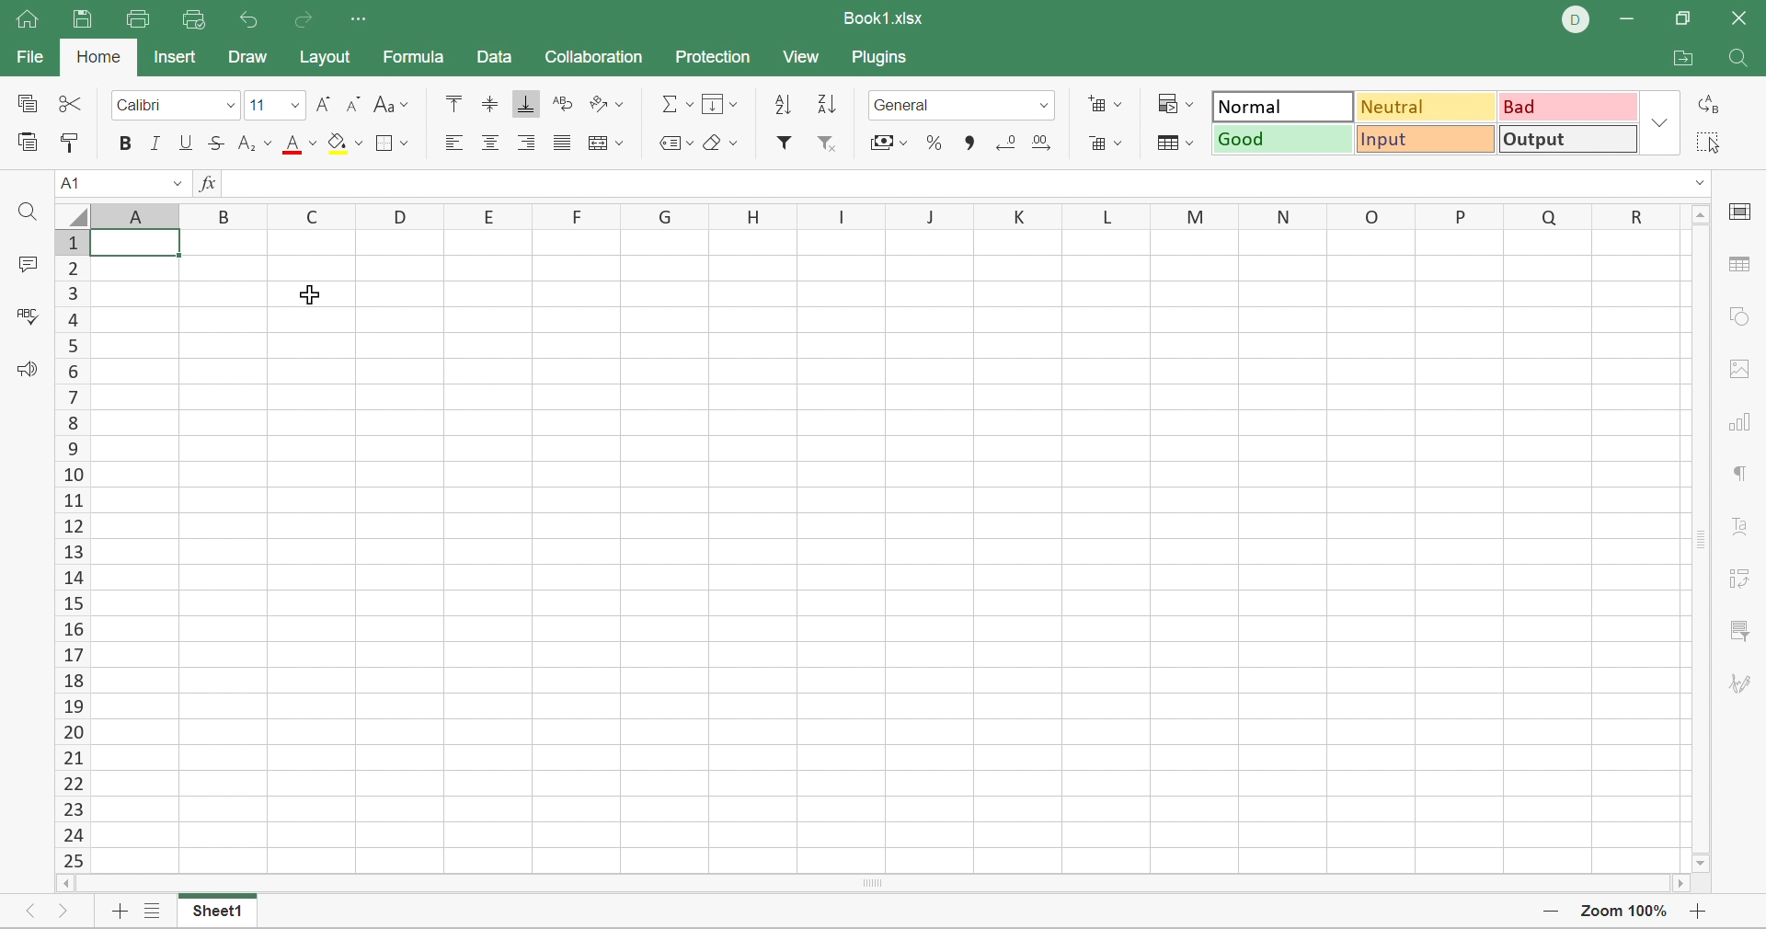  I want to click on Increase decimal, so click(1044, 140).